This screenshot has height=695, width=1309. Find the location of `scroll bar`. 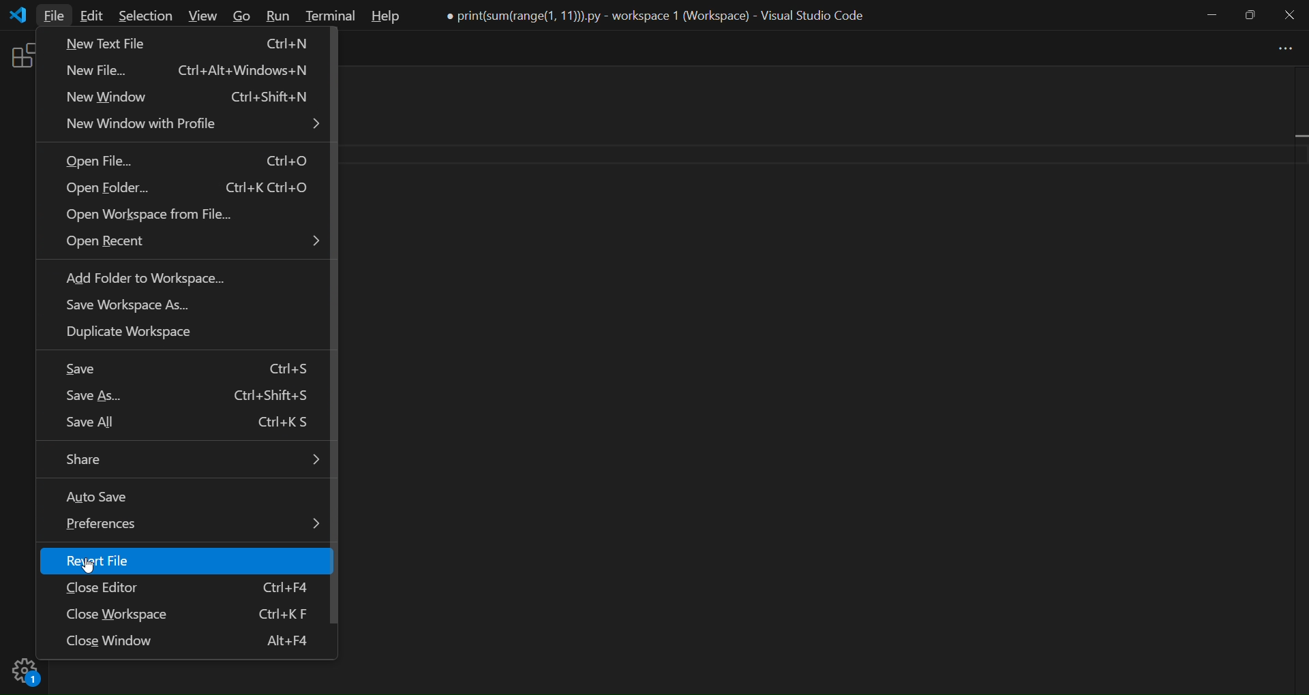

scroll bar is located at coordinates (342, 328).